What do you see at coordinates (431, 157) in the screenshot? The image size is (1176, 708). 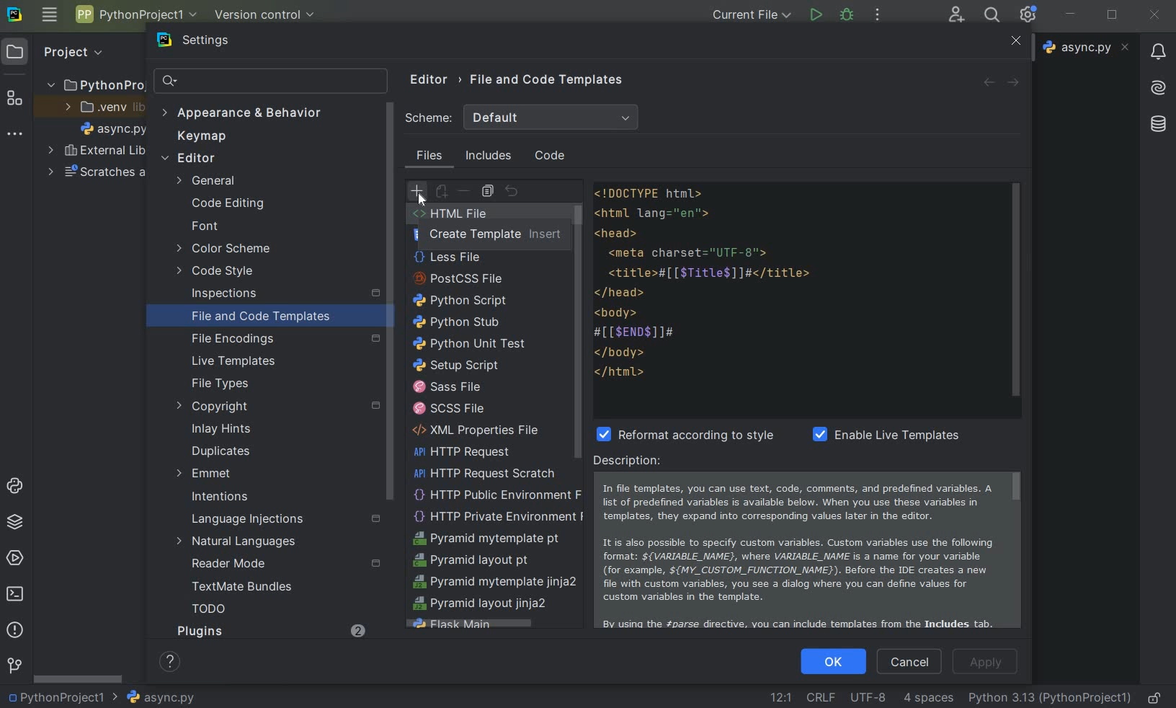 I see `files` at bounding box center [431, 157].